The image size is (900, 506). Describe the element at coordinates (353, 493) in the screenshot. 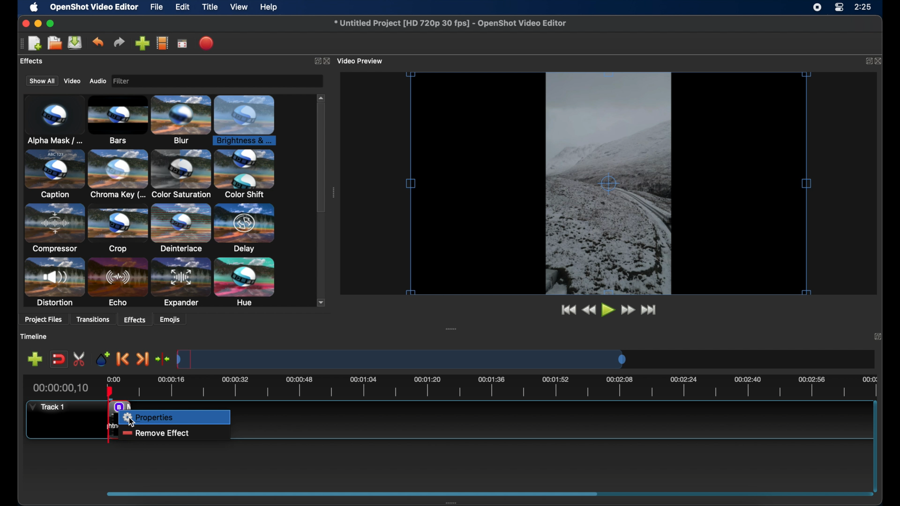

I see `scroll box` at that location.